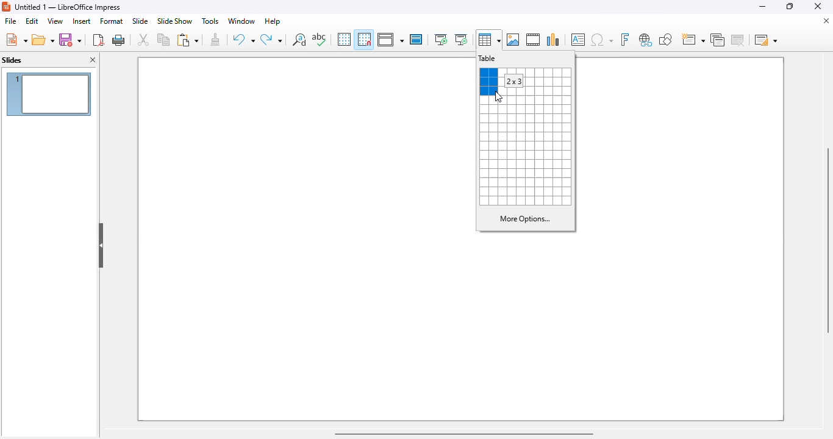  What do you see at coordinates (55, 21) in the screenshot?
I see `view` at bounding box center [55, 21].